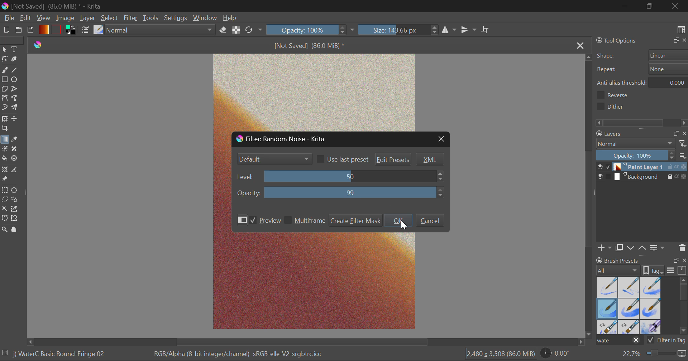 Image resolution: width=688 pixels, height=361 pixels. What do you see at coordinates (607, 70) in the screenshot?
I see `Repeat:` at bounding box center [607, 70].